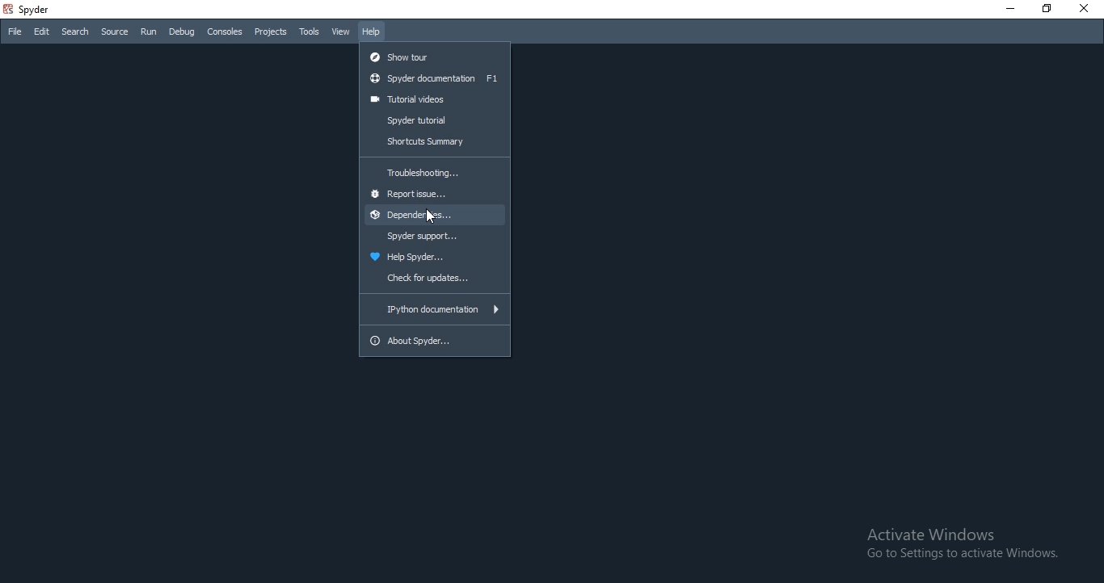  What do you see at coordinates (149, 31) in the screenshot?
I see `Run` at bounding box center [149, 31].